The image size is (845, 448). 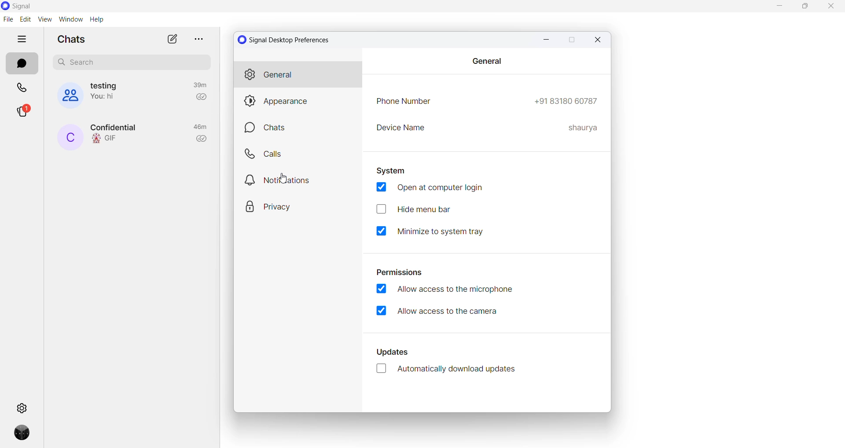 What do you see at coordinates (201, 99) in the screenshot?
I see `read recipient` at bounding box center [201, 99].